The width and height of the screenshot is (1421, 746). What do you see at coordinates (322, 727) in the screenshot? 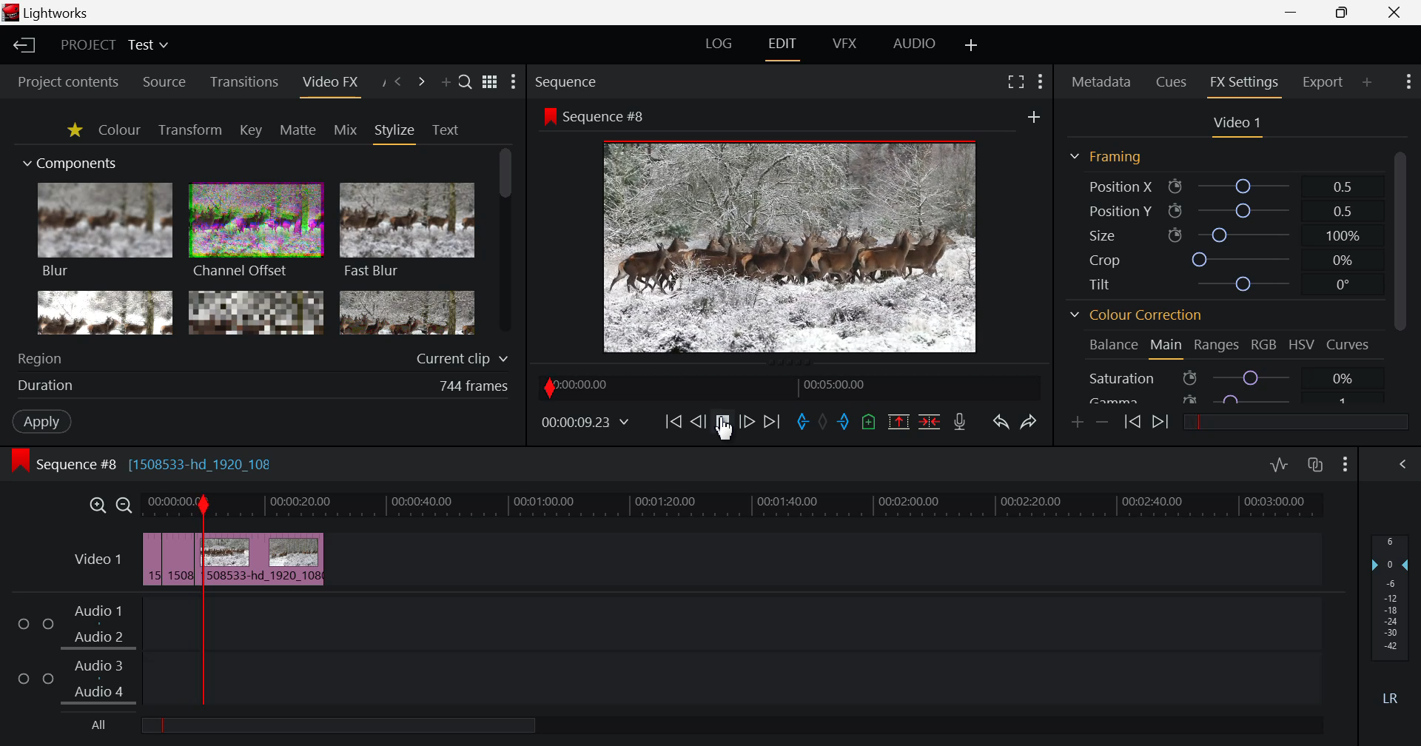
I see `All` at bounding box center [322, 727].